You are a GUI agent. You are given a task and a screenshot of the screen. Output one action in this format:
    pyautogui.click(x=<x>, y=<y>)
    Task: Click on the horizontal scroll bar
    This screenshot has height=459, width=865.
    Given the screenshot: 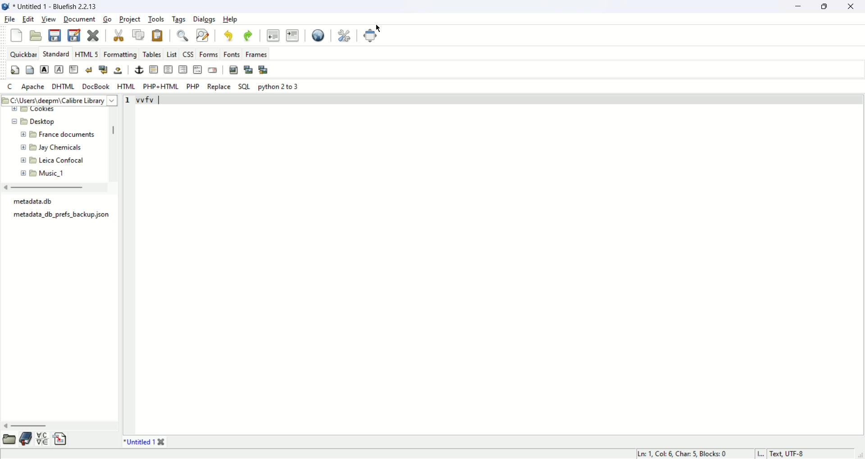 What is the action you would take?
    pyautogui.click(x=44, y=188)
    